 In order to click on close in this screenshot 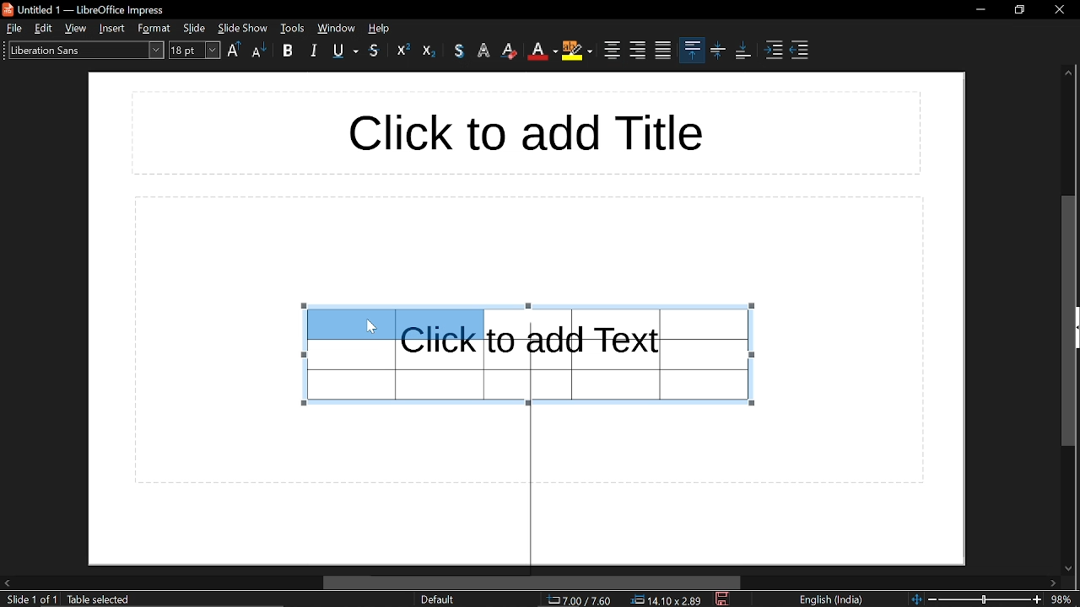, I will do `click(1058, 8)`.